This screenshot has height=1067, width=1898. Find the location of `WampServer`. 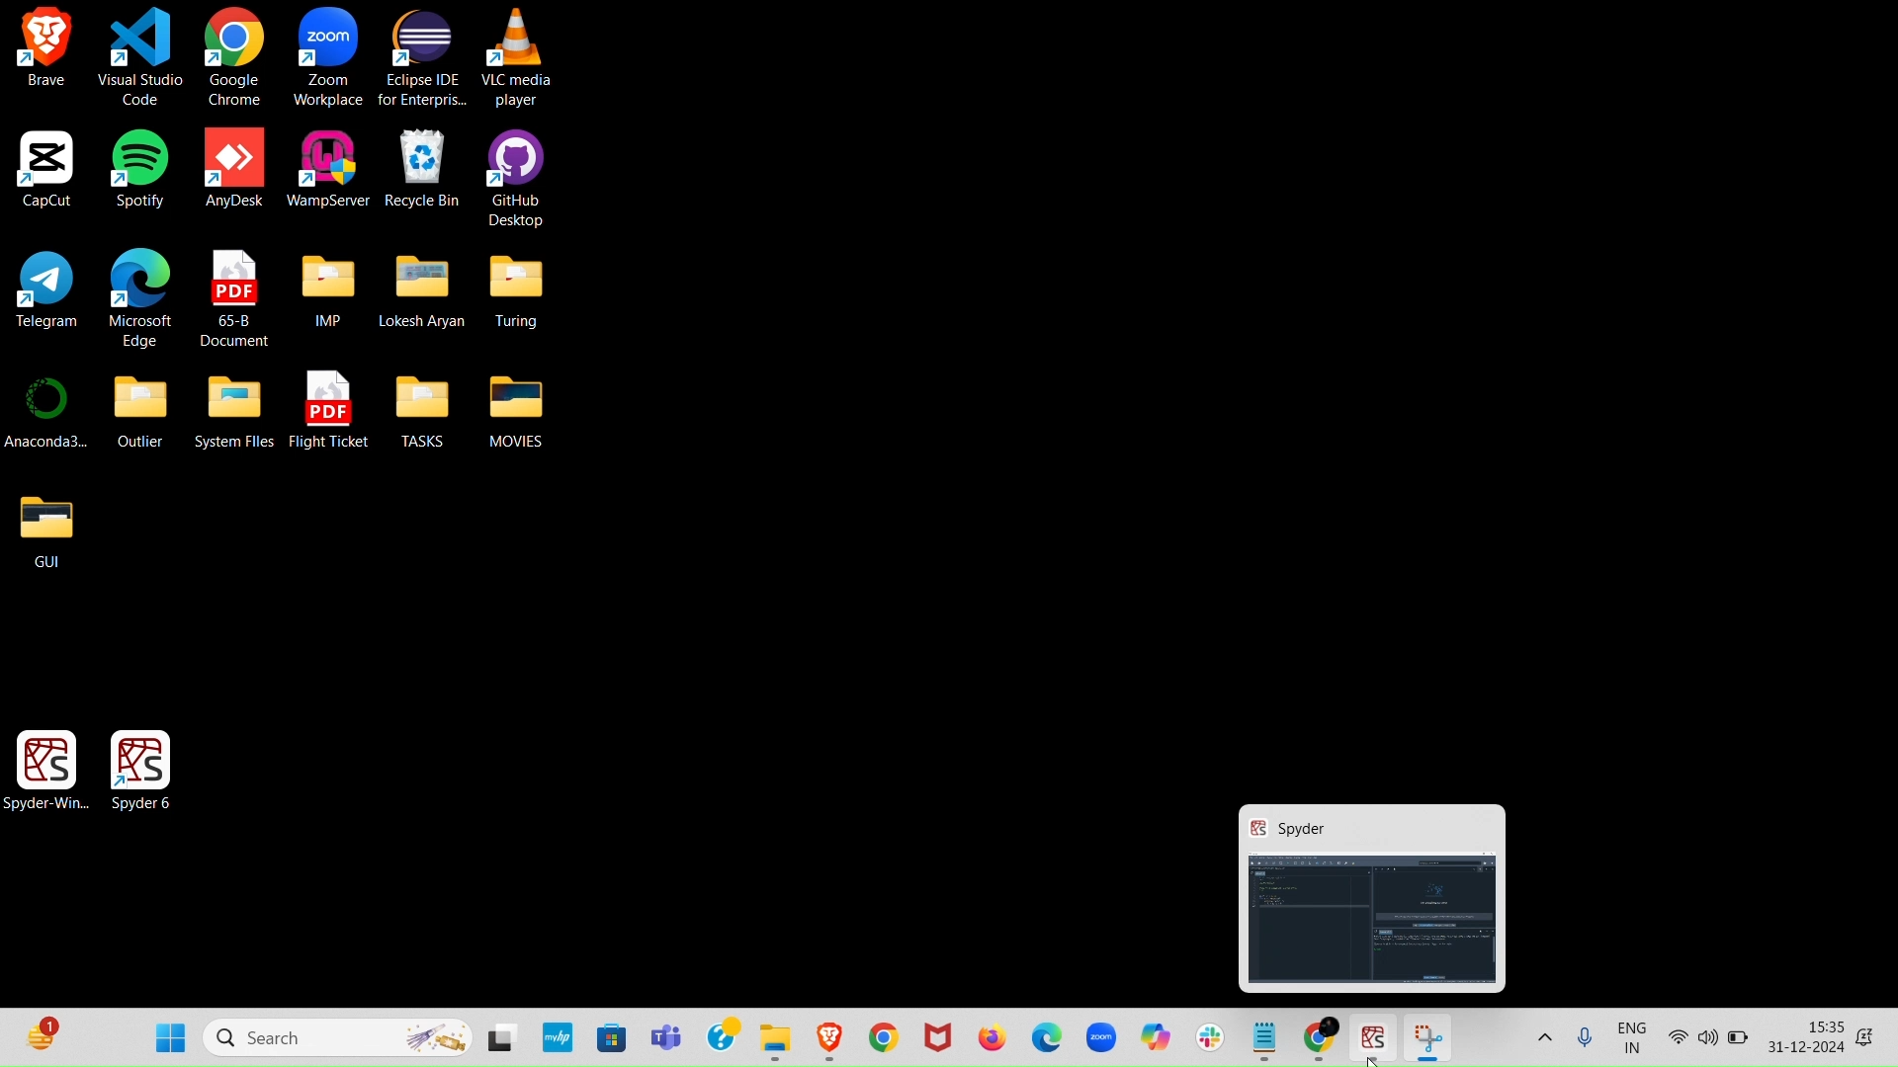

WampServer is located at coordinates (328, 167).